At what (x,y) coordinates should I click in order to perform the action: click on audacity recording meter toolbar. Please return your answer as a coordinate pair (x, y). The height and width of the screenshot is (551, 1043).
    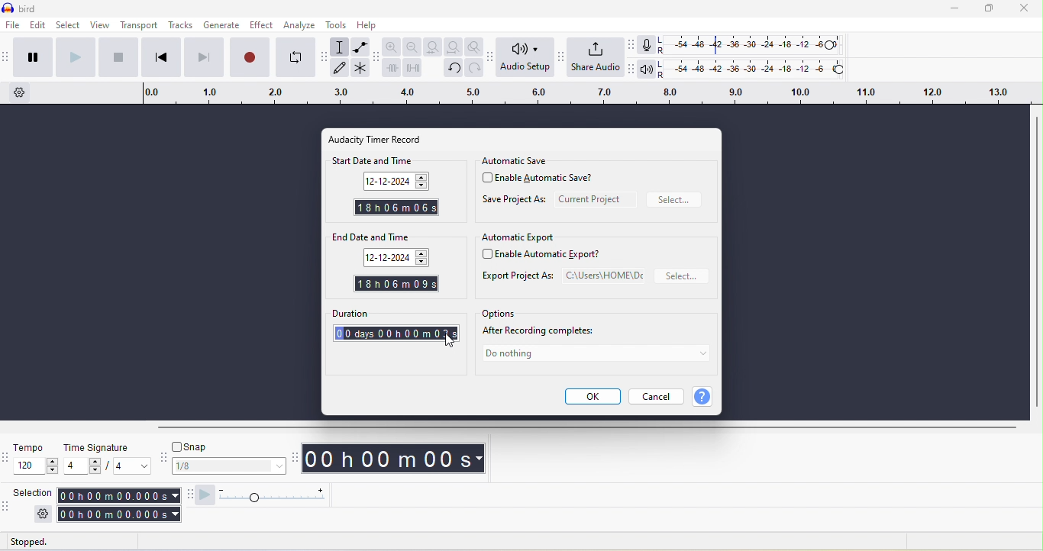
    Looking at the image, I should click on (630, 45).